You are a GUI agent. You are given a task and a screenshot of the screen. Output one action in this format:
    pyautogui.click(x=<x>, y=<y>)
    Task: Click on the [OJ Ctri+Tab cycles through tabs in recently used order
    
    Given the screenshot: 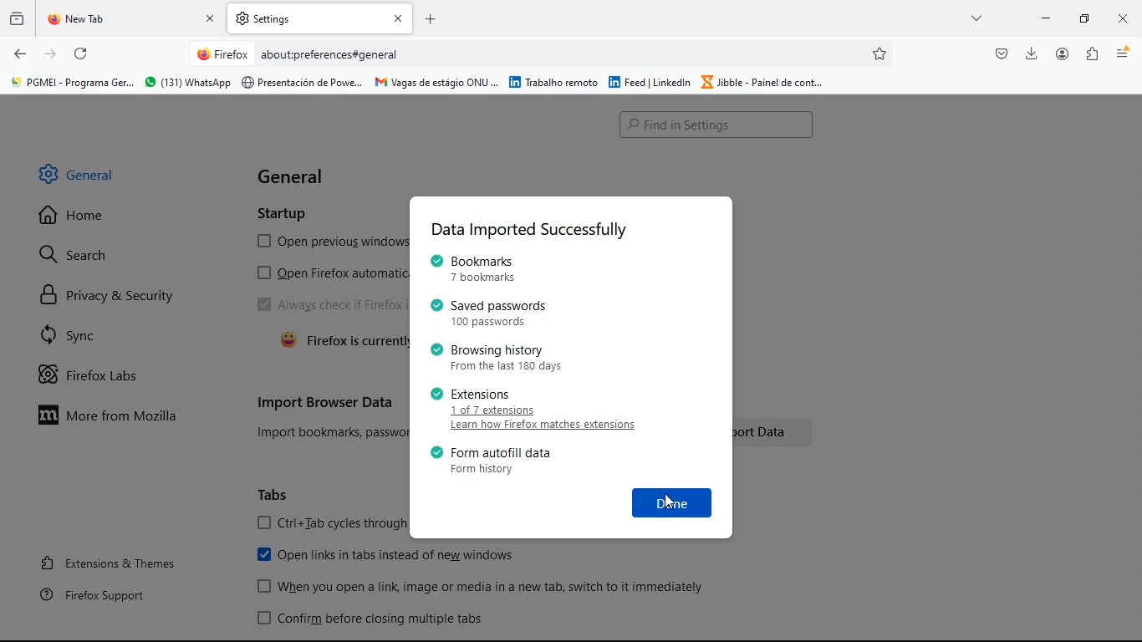 What is the action you would take?
    pyautogui.click(x=332, y=524)
    